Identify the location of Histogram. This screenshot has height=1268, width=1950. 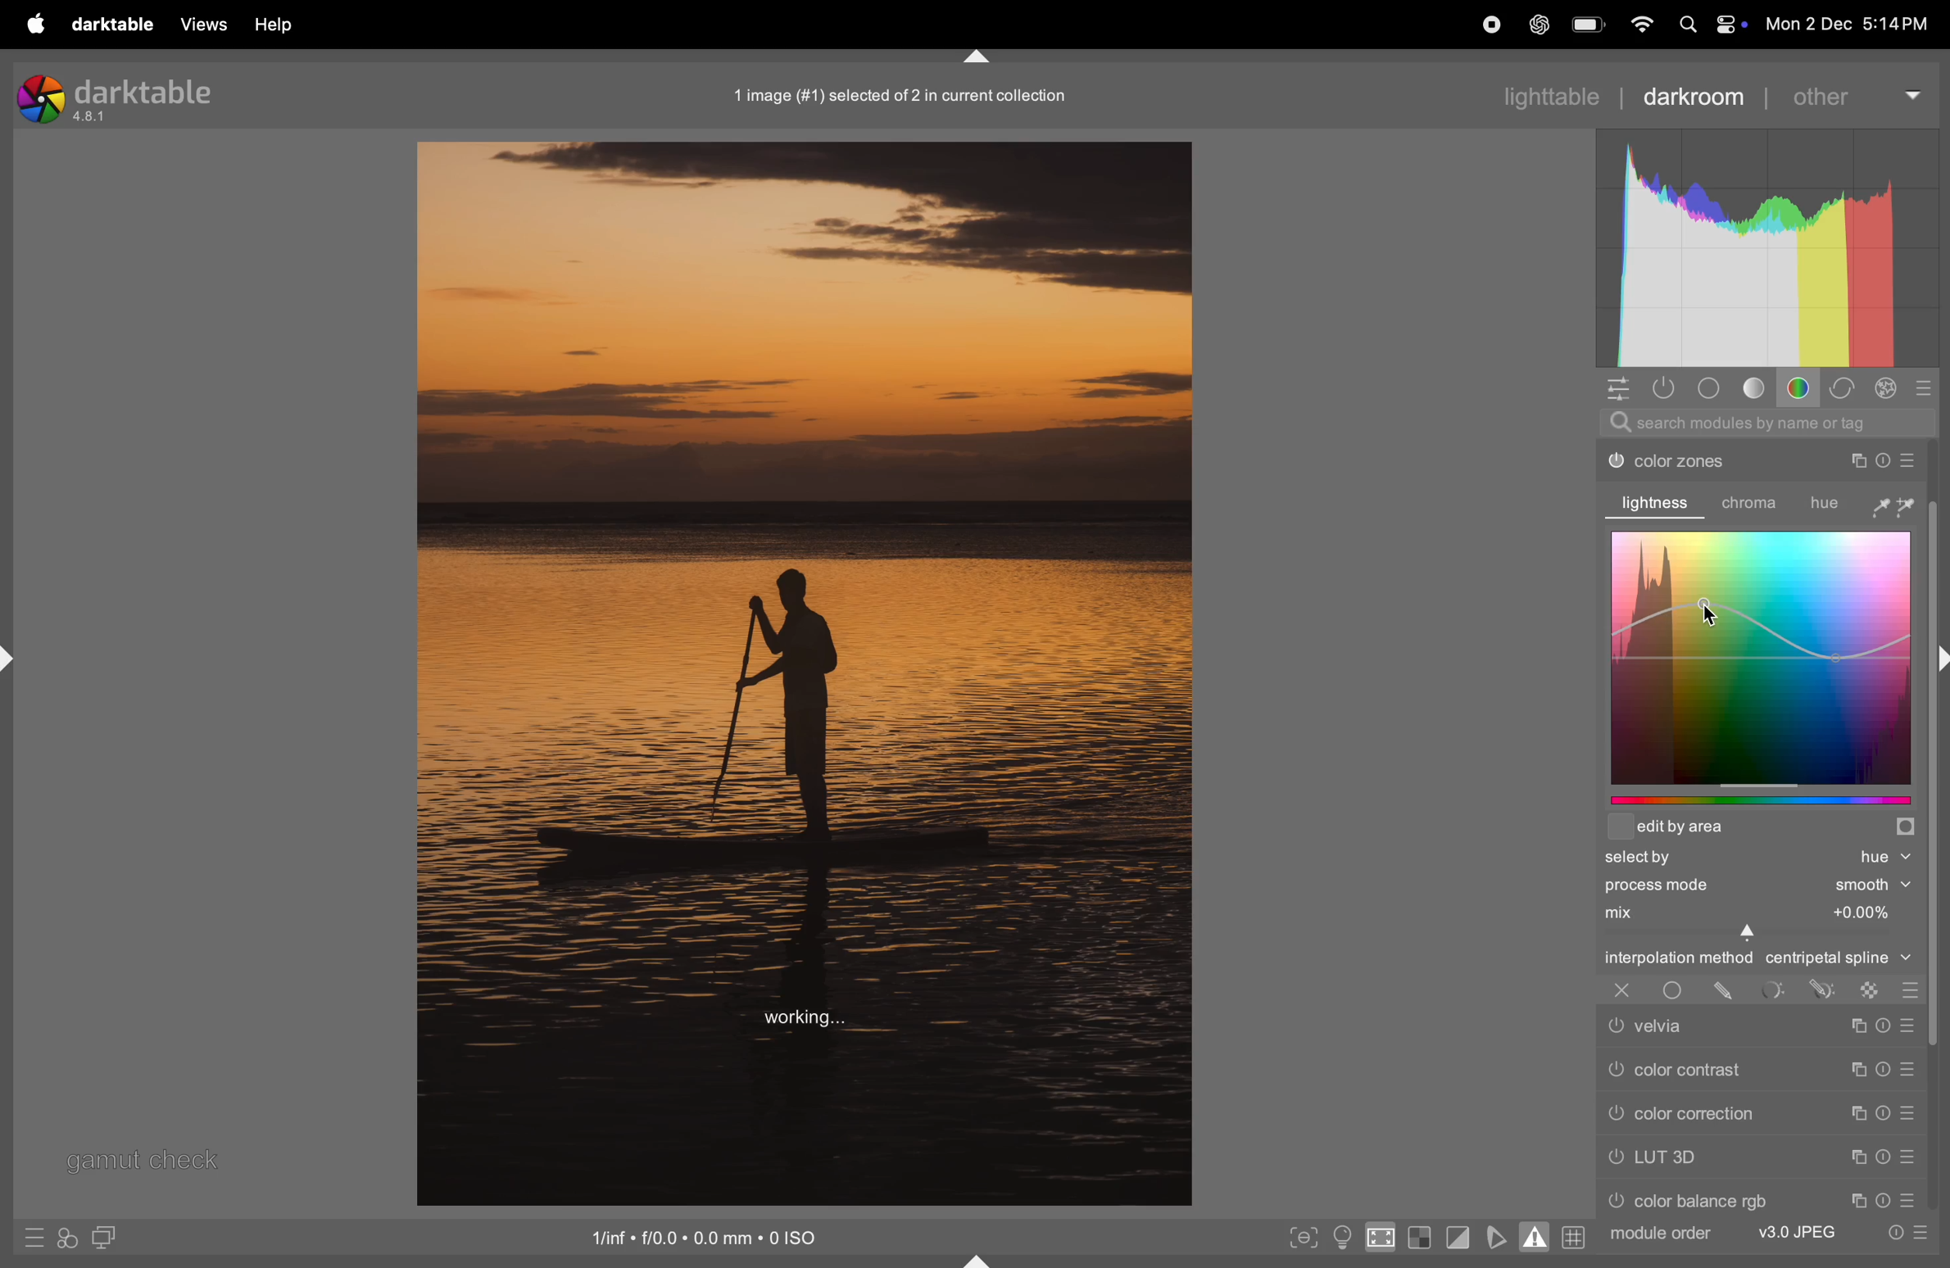
(1772, 247).